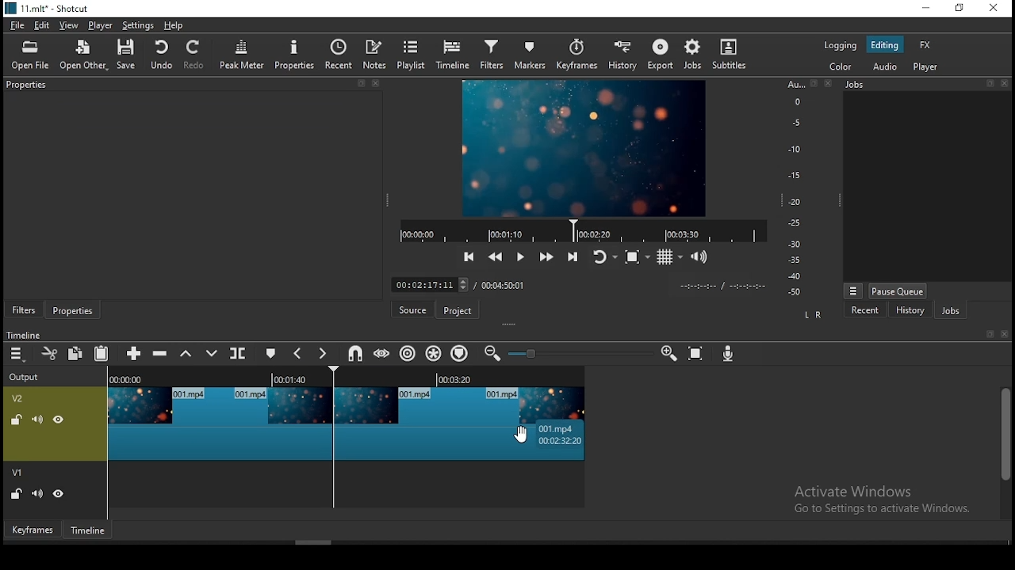  Describe the element at coordinates (415, 310) in the screenshot. I see `source` at that location.